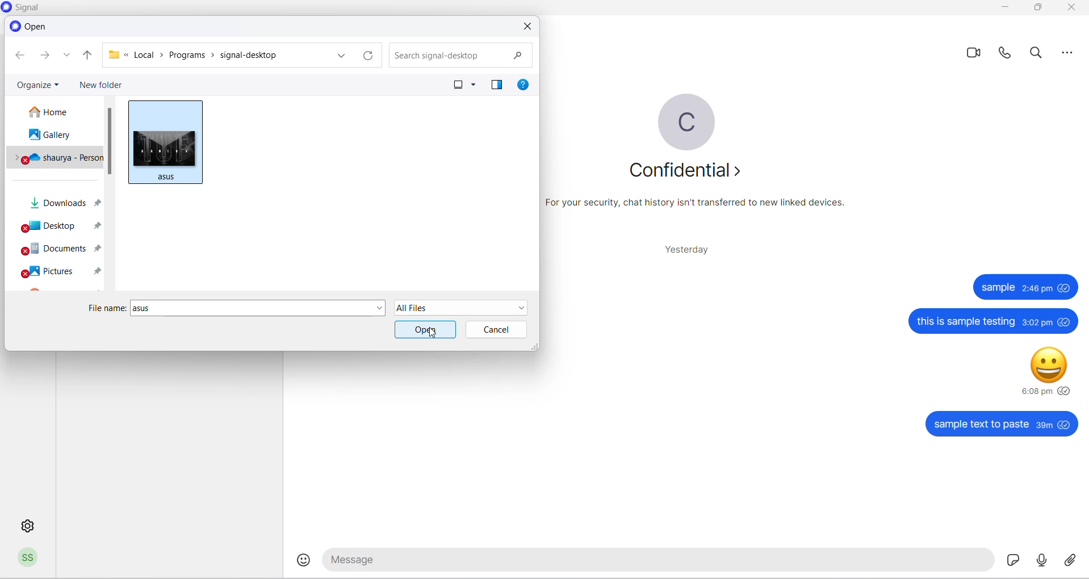 This screenshot has width=1089, height=579. What do you see at coordinates (426, 329) in the screenshot?
I see `open` at bounding box center [426, 329].